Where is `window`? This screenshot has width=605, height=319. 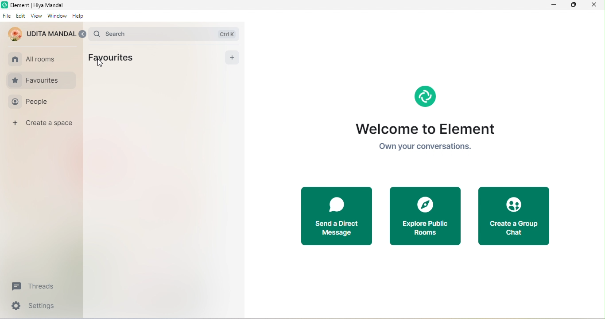 window is located at coordinates (56, 17).